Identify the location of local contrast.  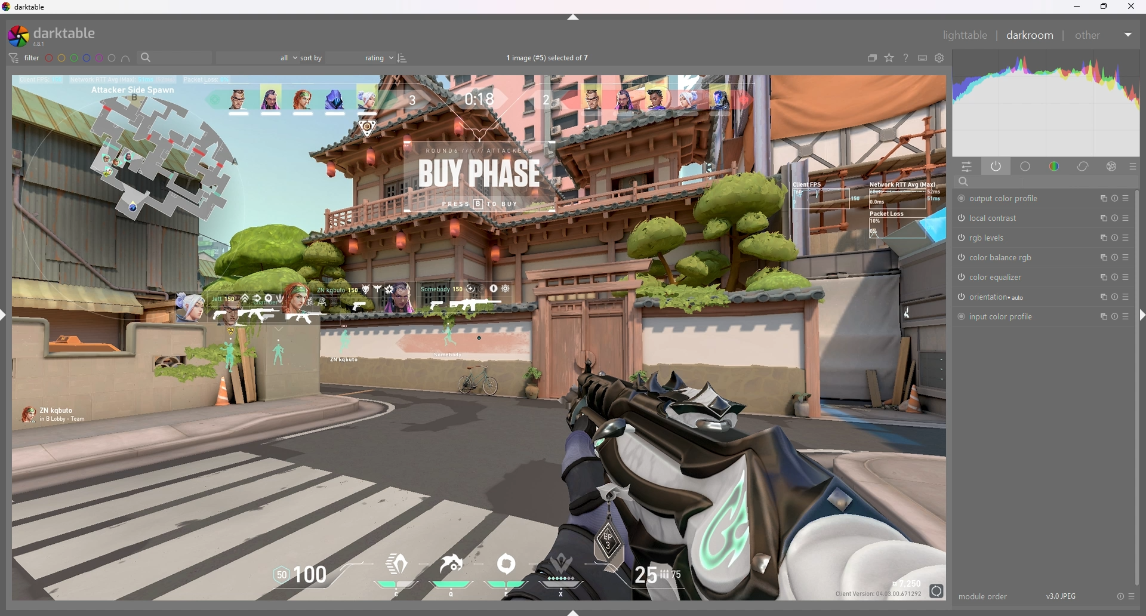
(993, 218).